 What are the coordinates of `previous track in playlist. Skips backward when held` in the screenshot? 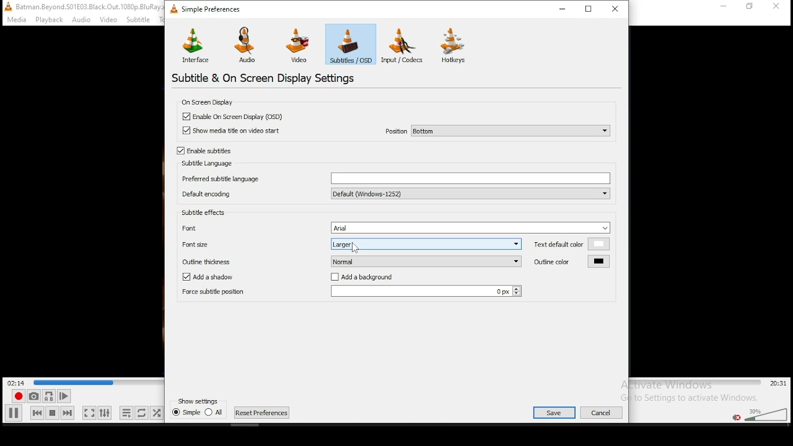 It's located at (37, 412).